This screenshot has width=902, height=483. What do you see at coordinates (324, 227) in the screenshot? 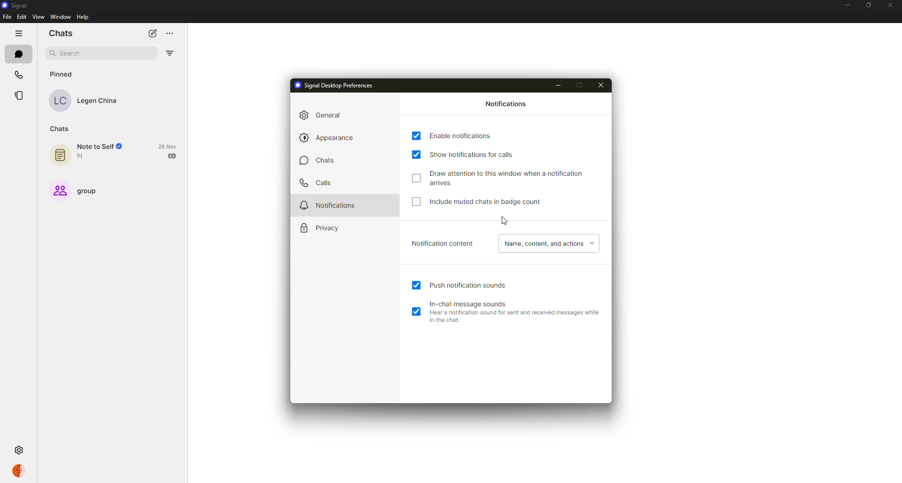
I see `privacy` at bounding box center [324, 227].